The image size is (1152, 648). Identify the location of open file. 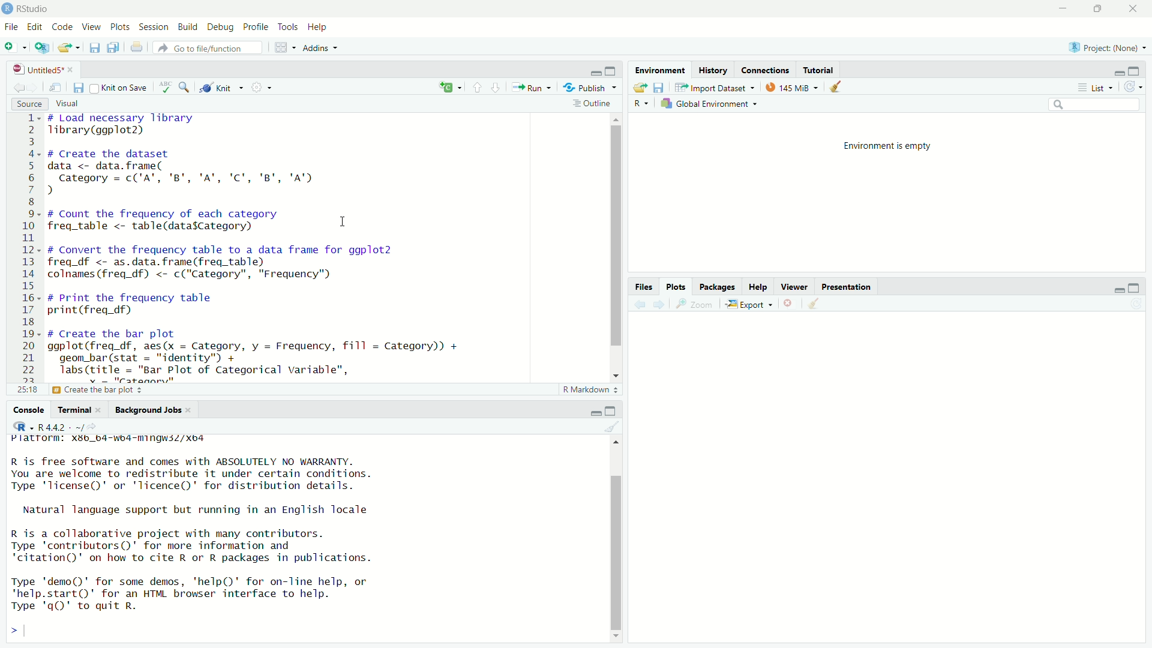
(69, 47).